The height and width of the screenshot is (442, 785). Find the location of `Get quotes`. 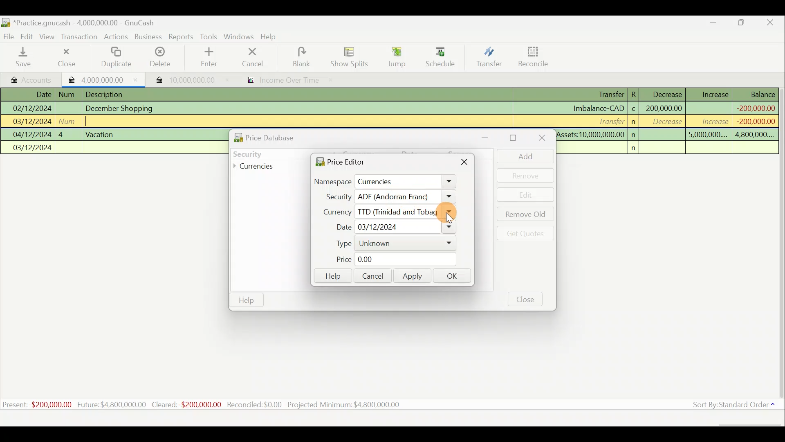

Get quotes is located at coordinates (524, 233).